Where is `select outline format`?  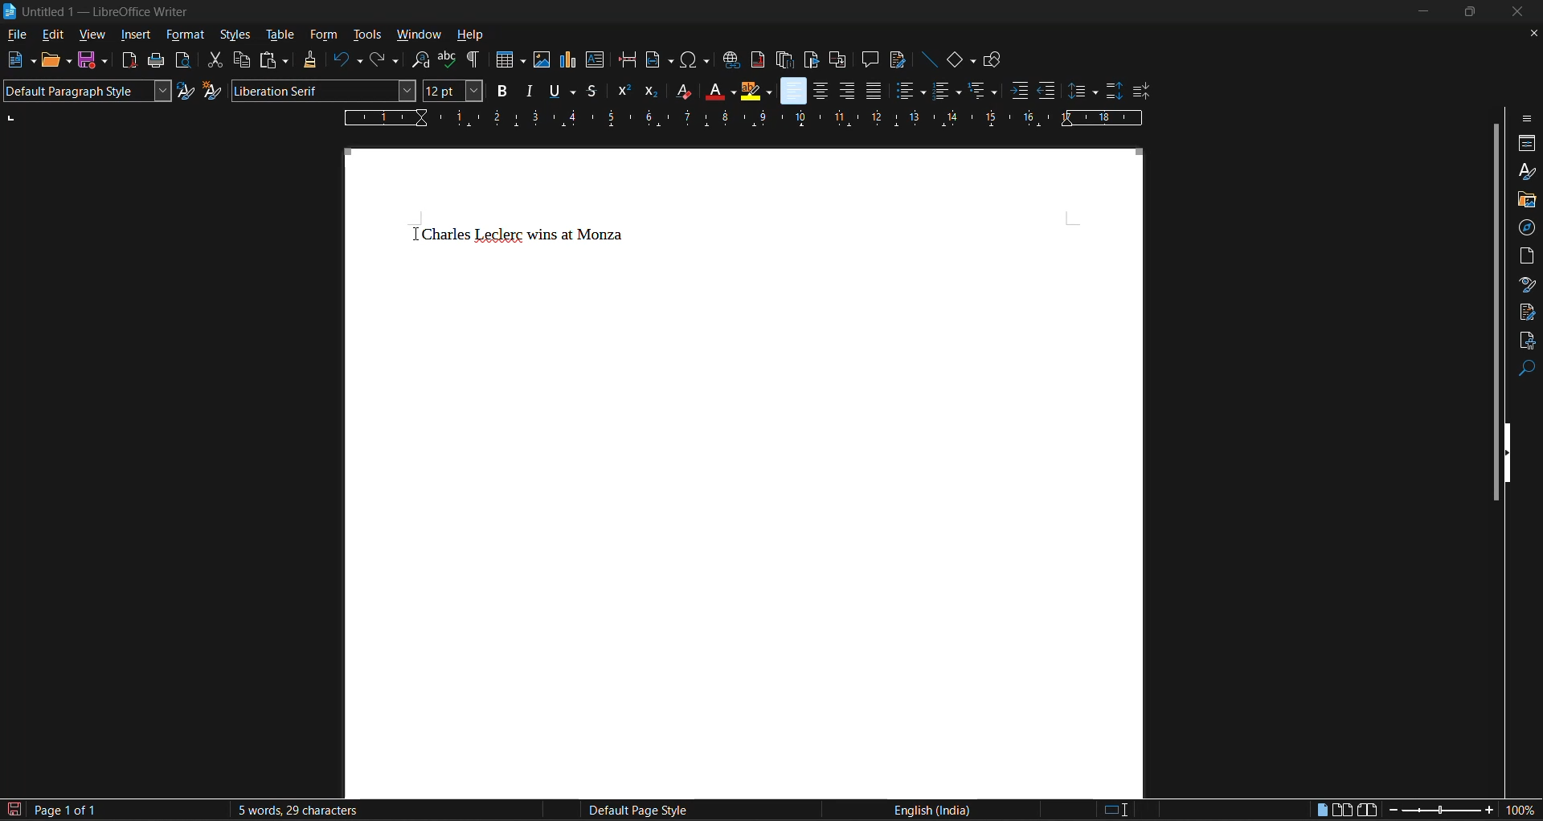
select outline format is located at coordinates (985, 90).